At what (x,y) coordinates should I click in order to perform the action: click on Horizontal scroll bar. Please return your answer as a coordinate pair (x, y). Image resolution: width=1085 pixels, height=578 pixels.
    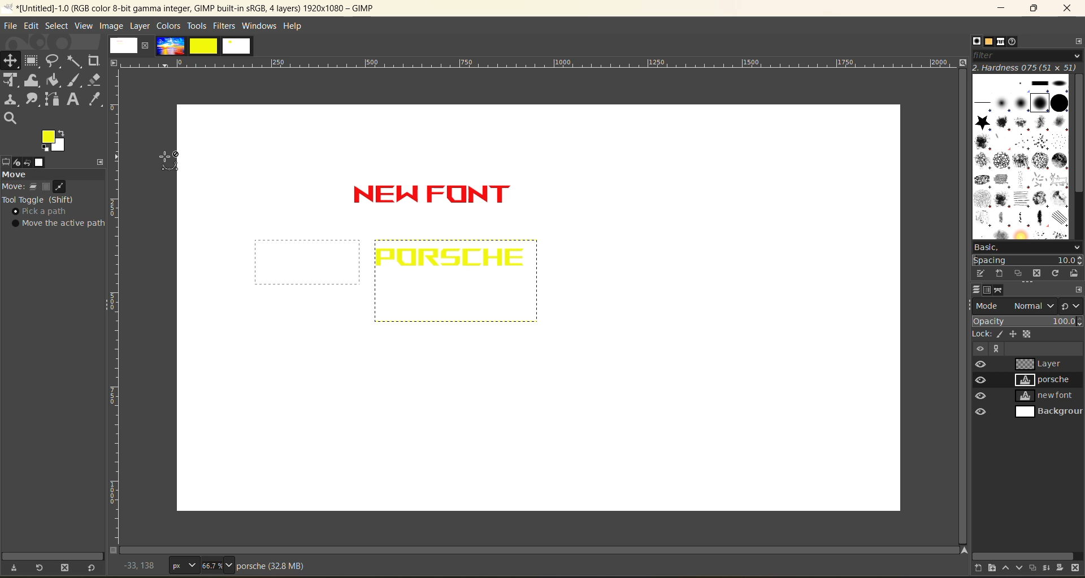
    Looking at the image, I should click on (480, 548).